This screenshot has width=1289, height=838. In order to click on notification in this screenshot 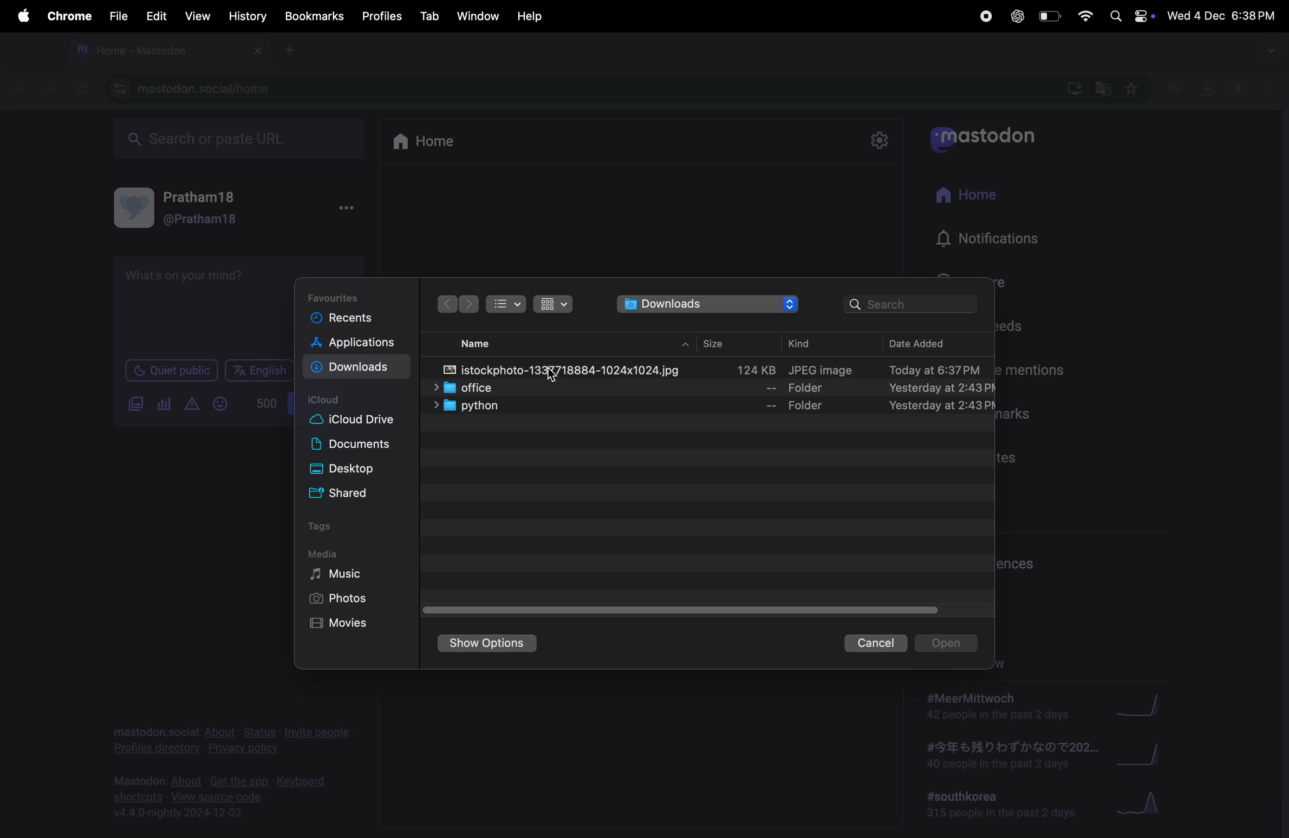, I will do `click(997, 244)`.